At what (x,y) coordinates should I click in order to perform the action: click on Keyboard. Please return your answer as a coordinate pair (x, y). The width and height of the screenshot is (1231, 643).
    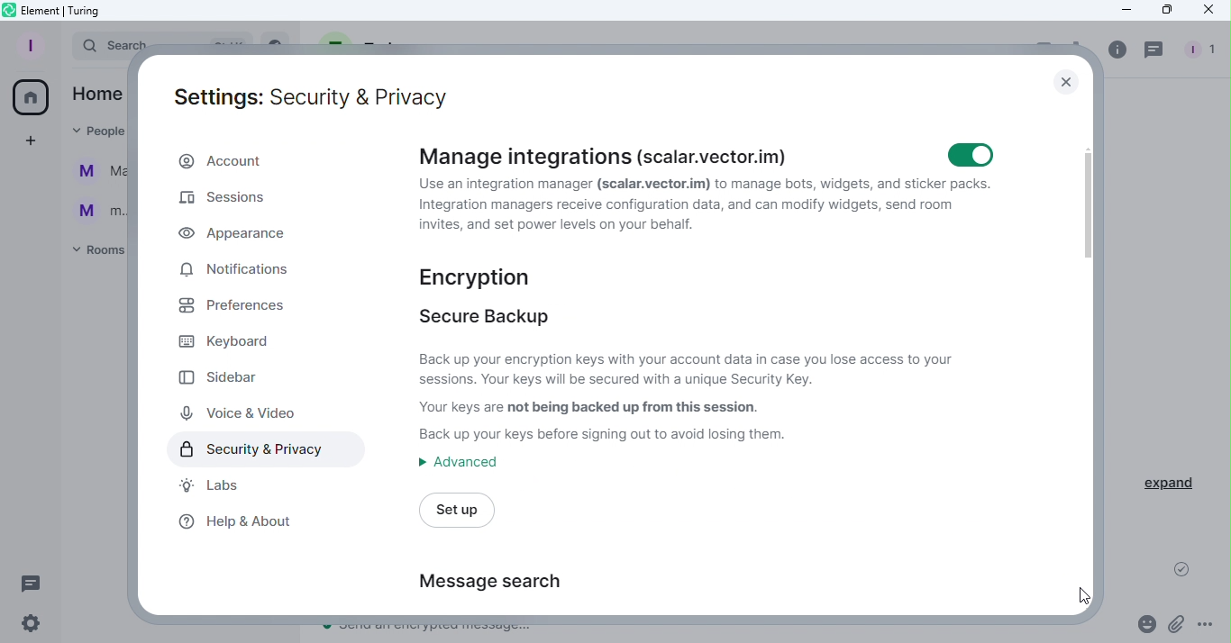
    Looking at the image, I should click on (233, 344).